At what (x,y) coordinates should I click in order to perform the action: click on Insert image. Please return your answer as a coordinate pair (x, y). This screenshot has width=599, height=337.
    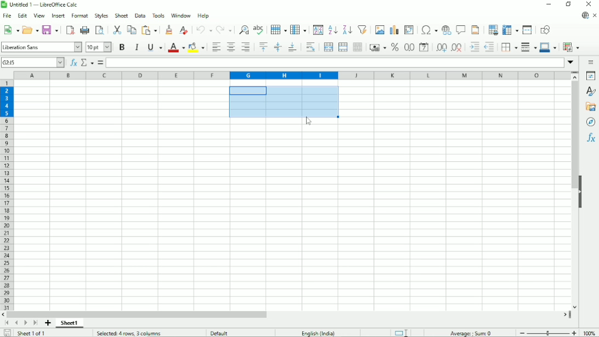
    Looking at the image, I should click on (379, 29).